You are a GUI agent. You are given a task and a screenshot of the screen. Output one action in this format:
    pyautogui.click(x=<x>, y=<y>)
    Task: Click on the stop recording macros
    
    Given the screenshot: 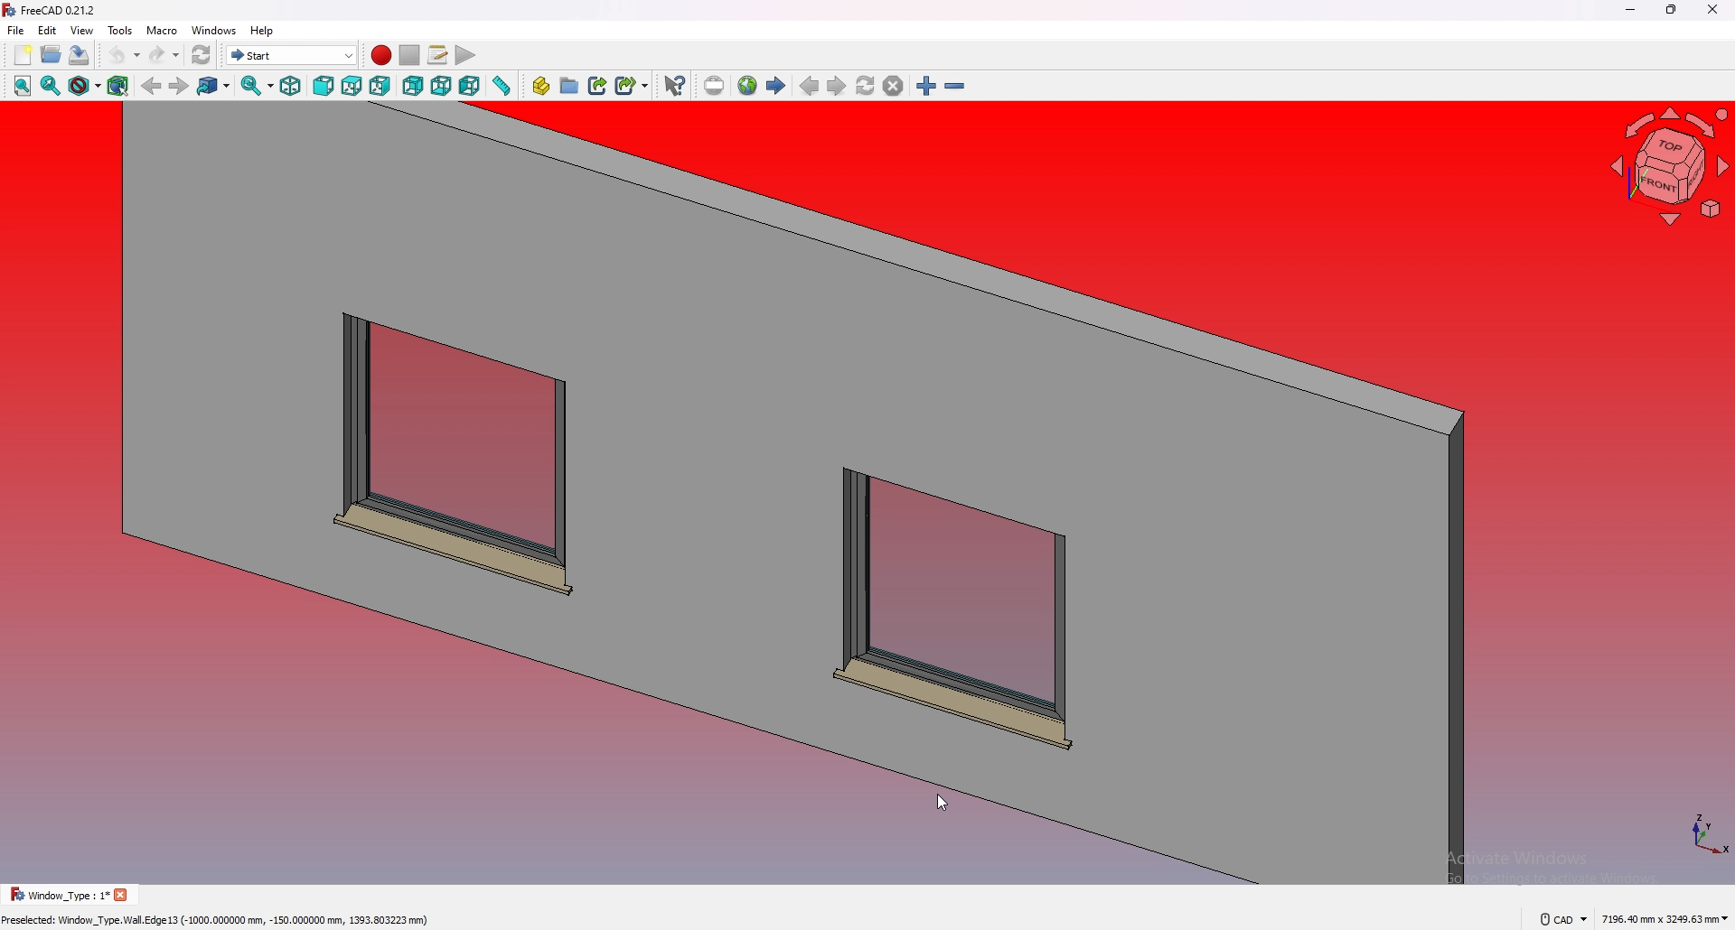 What is the action you would take?
    pyautogui.click(x=409, y=55)
    